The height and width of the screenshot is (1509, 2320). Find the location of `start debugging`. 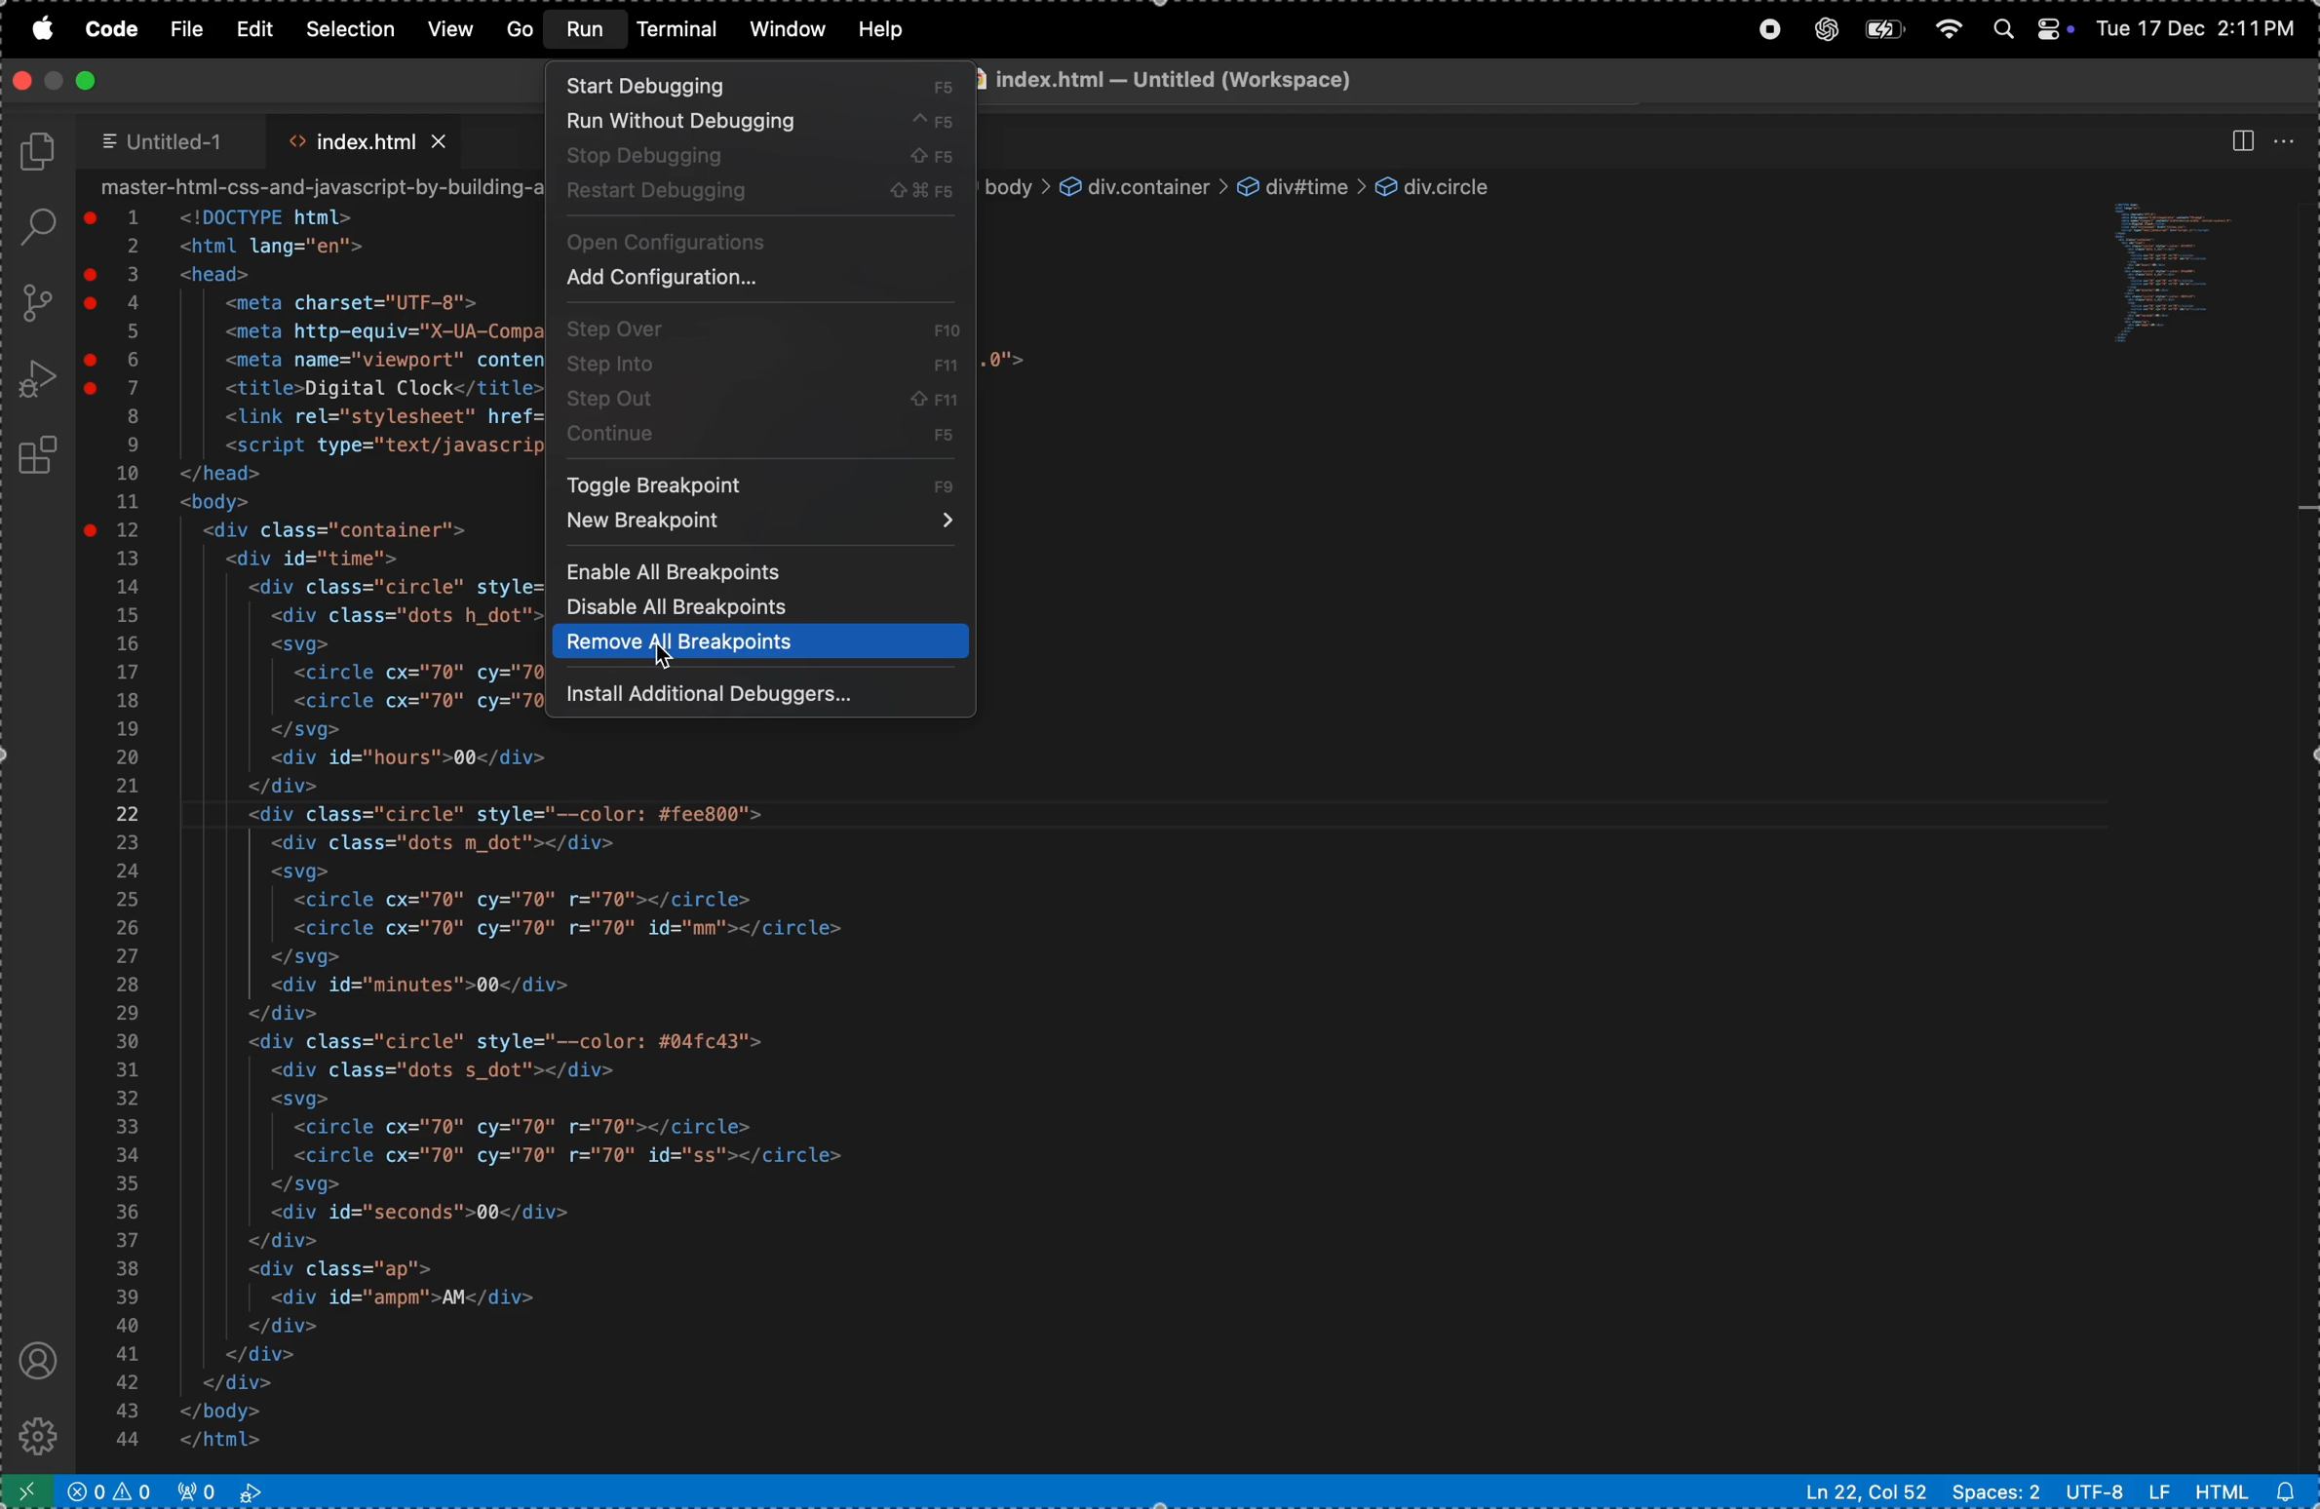

start debugging is located at coordinates (764, 86).